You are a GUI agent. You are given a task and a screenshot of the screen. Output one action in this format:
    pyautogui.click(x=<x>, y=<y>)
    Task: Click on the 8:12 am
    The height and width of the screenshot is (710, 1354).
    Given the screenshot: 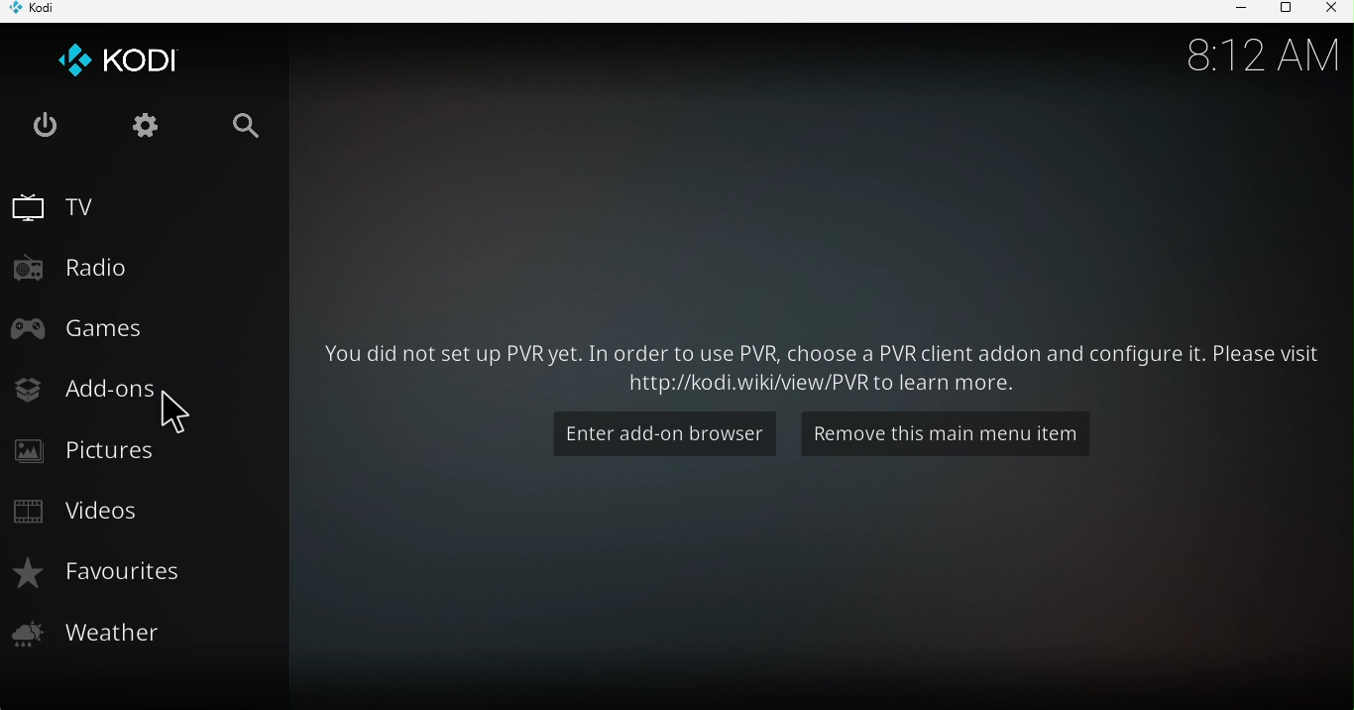 What is the action you would take?
    pyautogui.click(x=1260, y=53)
    